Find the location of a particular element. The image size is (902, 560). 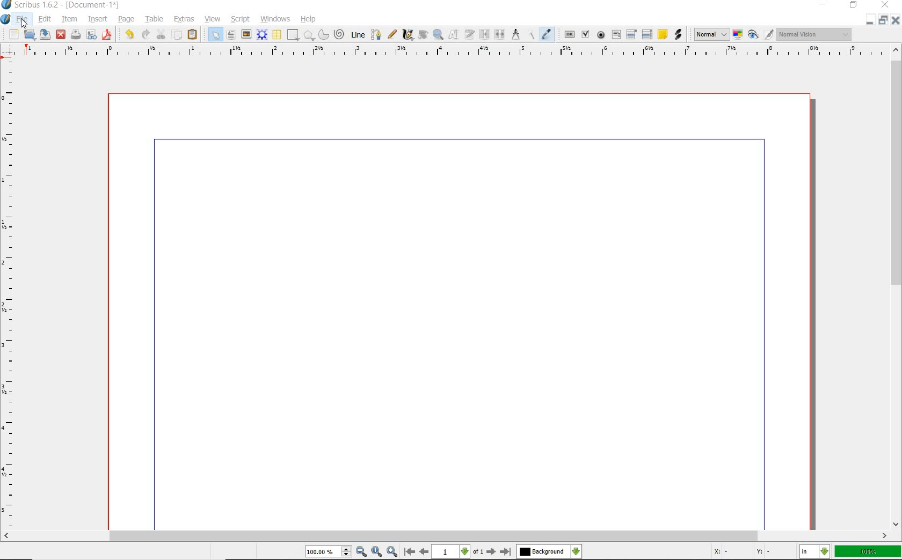

link annotation is located at coordinates (678, 34).